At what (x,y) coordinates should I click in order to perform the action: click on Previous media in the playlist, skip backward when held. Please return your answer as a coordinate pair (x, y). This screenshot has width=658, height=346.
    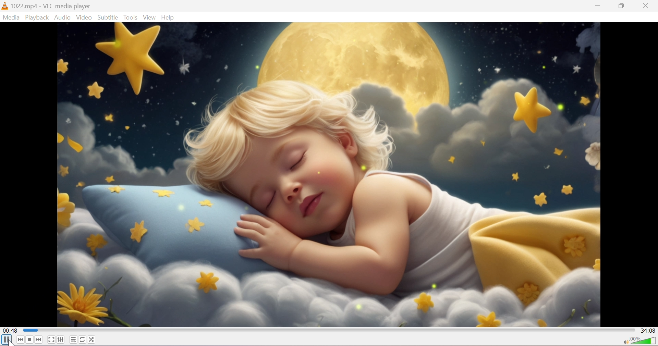
    Looking at the image, I should click on (20, 340).